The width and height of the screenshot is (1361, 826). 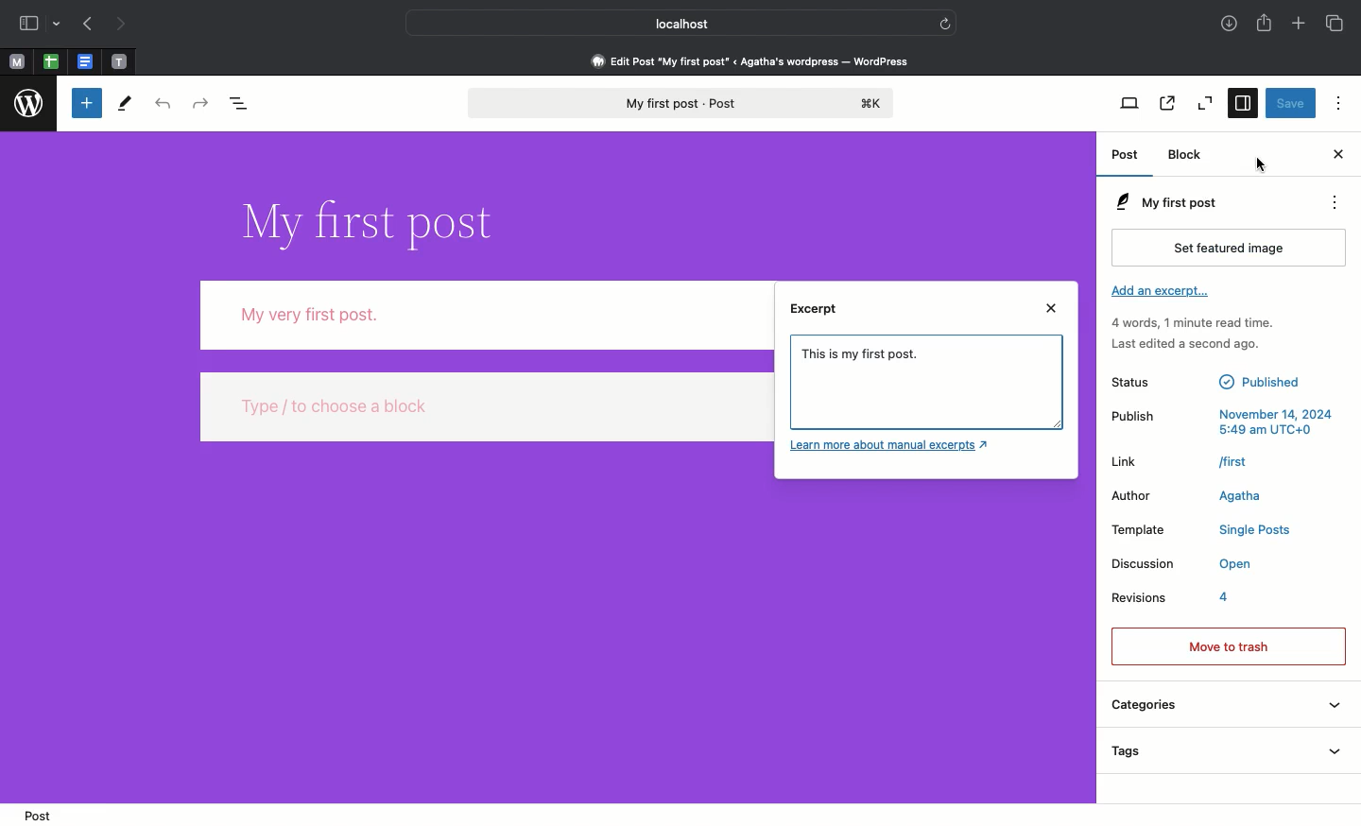 I want to click on Block, so click(x=1190, y=155).